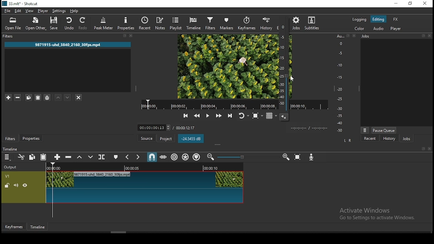  I want to click on close, so click(132, 36).